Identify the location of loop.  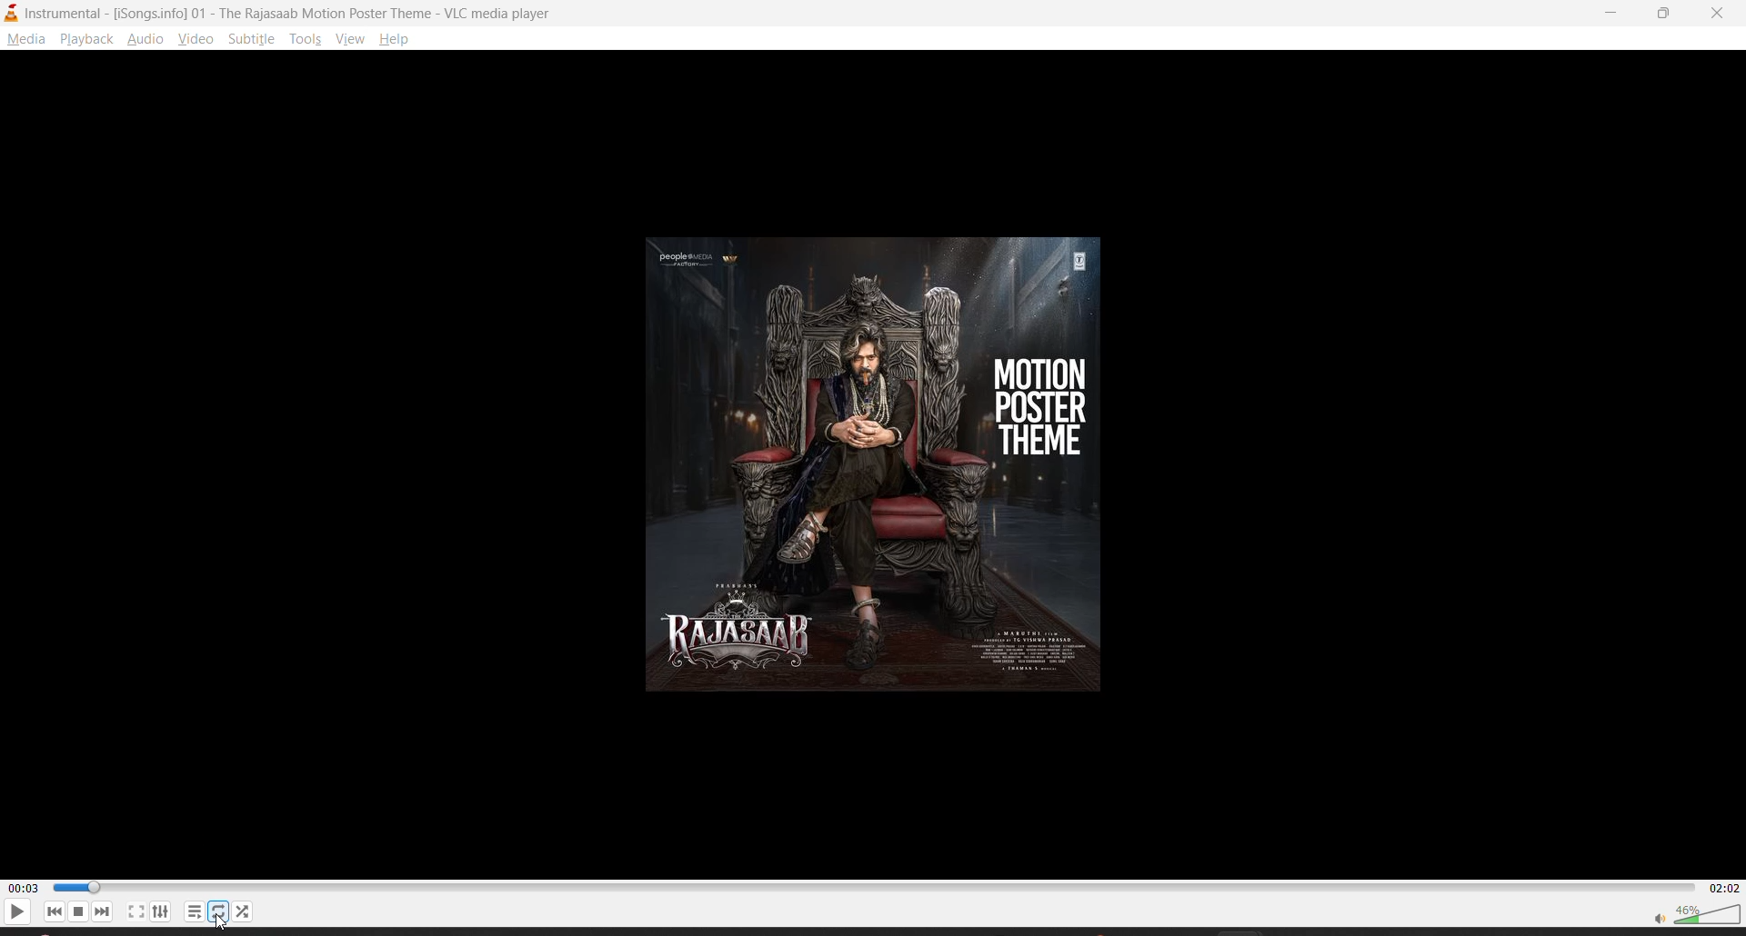
(216, 911).